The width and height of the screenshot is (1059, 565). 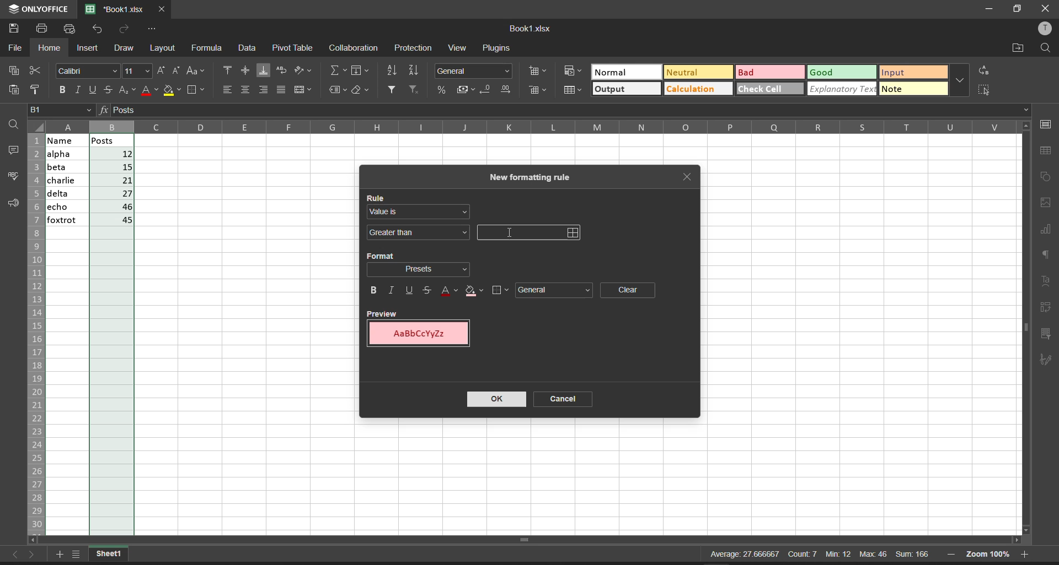 What do you see at coordinates (895, 72) in the screenshot?
I see `input` at bounding box center [895, 72].